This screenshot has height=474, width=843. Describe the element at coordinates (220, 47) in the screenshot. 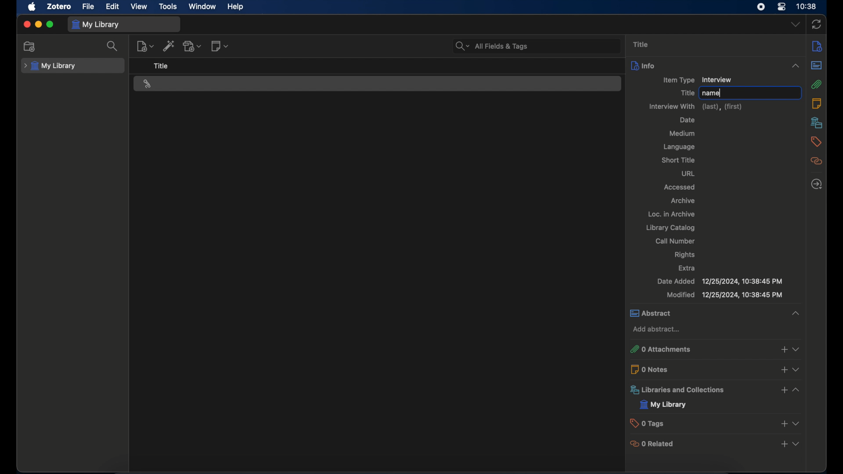

I see `new note` at that location.